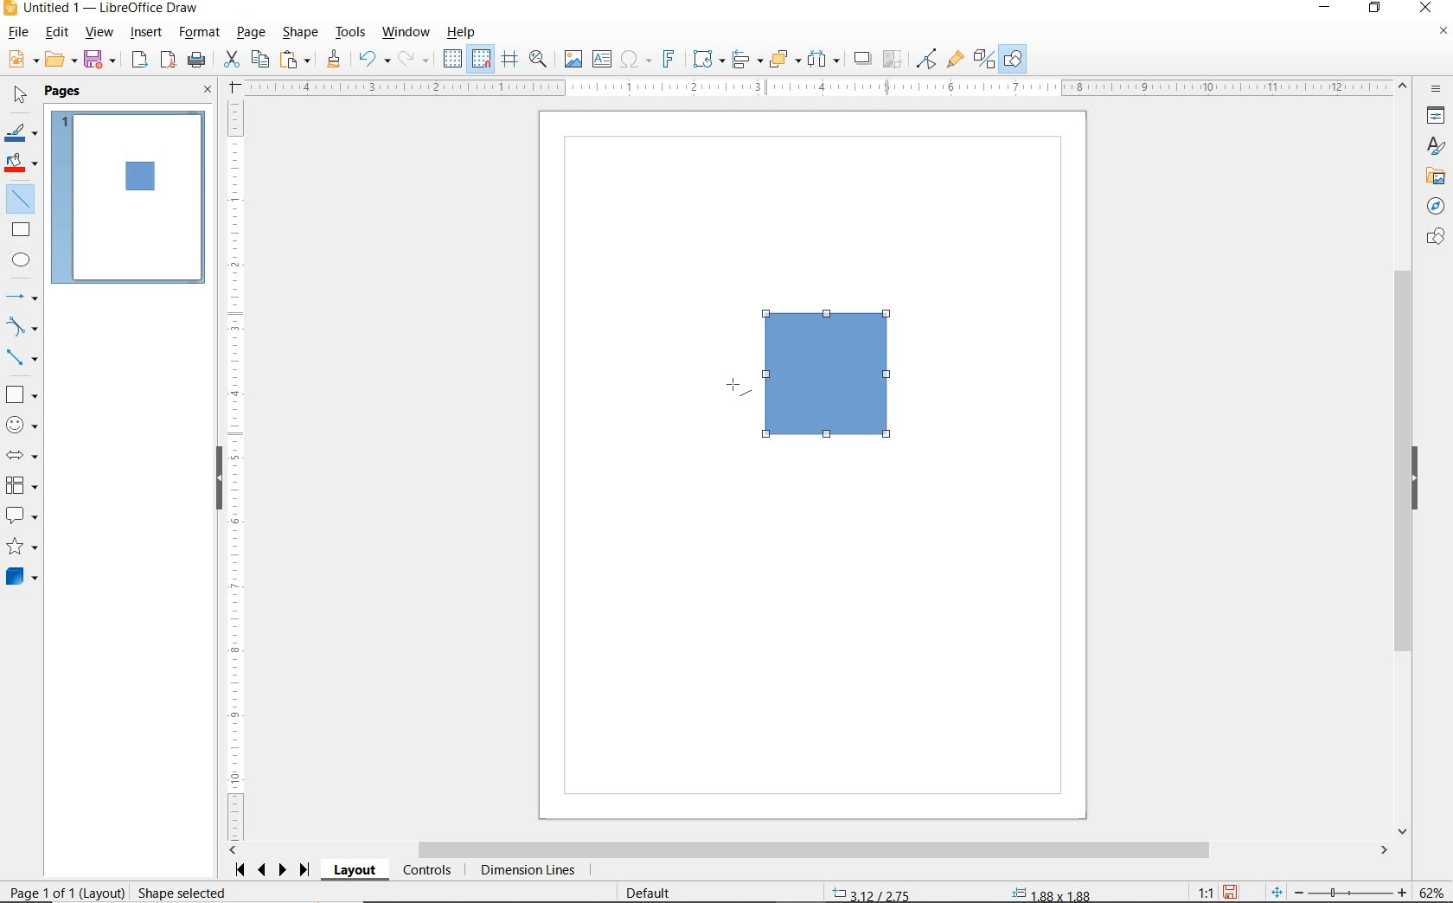 This screenshot has width=1453, height=903. What do you see at coordinates (1015, 60) in the screenshot?
I see `SHOW DRAW FUNCTIONS` at bounding box center [1015, 60].